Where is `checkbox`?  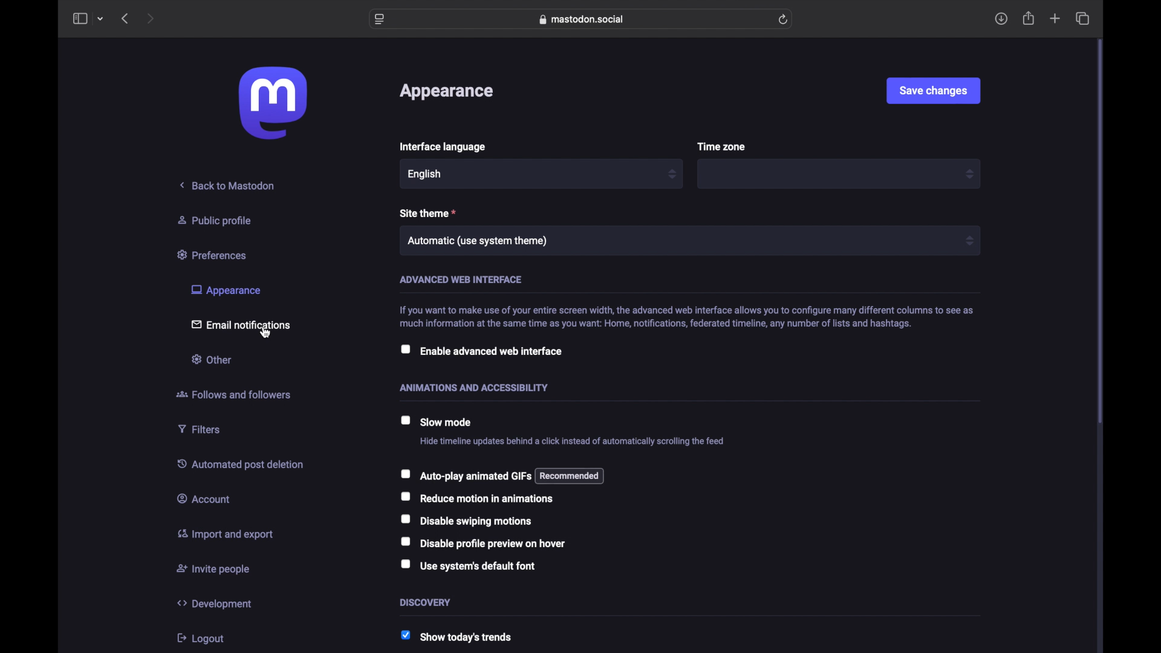
checkbox is located at coordinates (457, 637).